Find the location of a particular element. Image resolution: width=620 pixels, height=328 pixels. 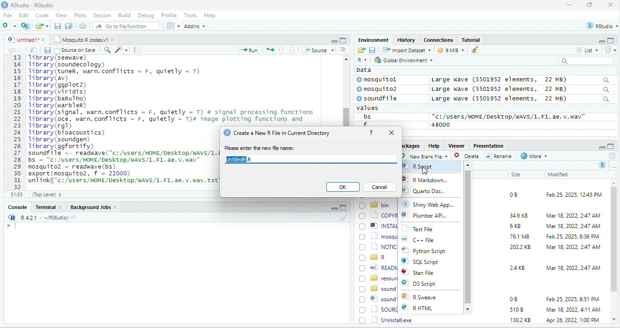

5108 is located at coordinates (514, 309).